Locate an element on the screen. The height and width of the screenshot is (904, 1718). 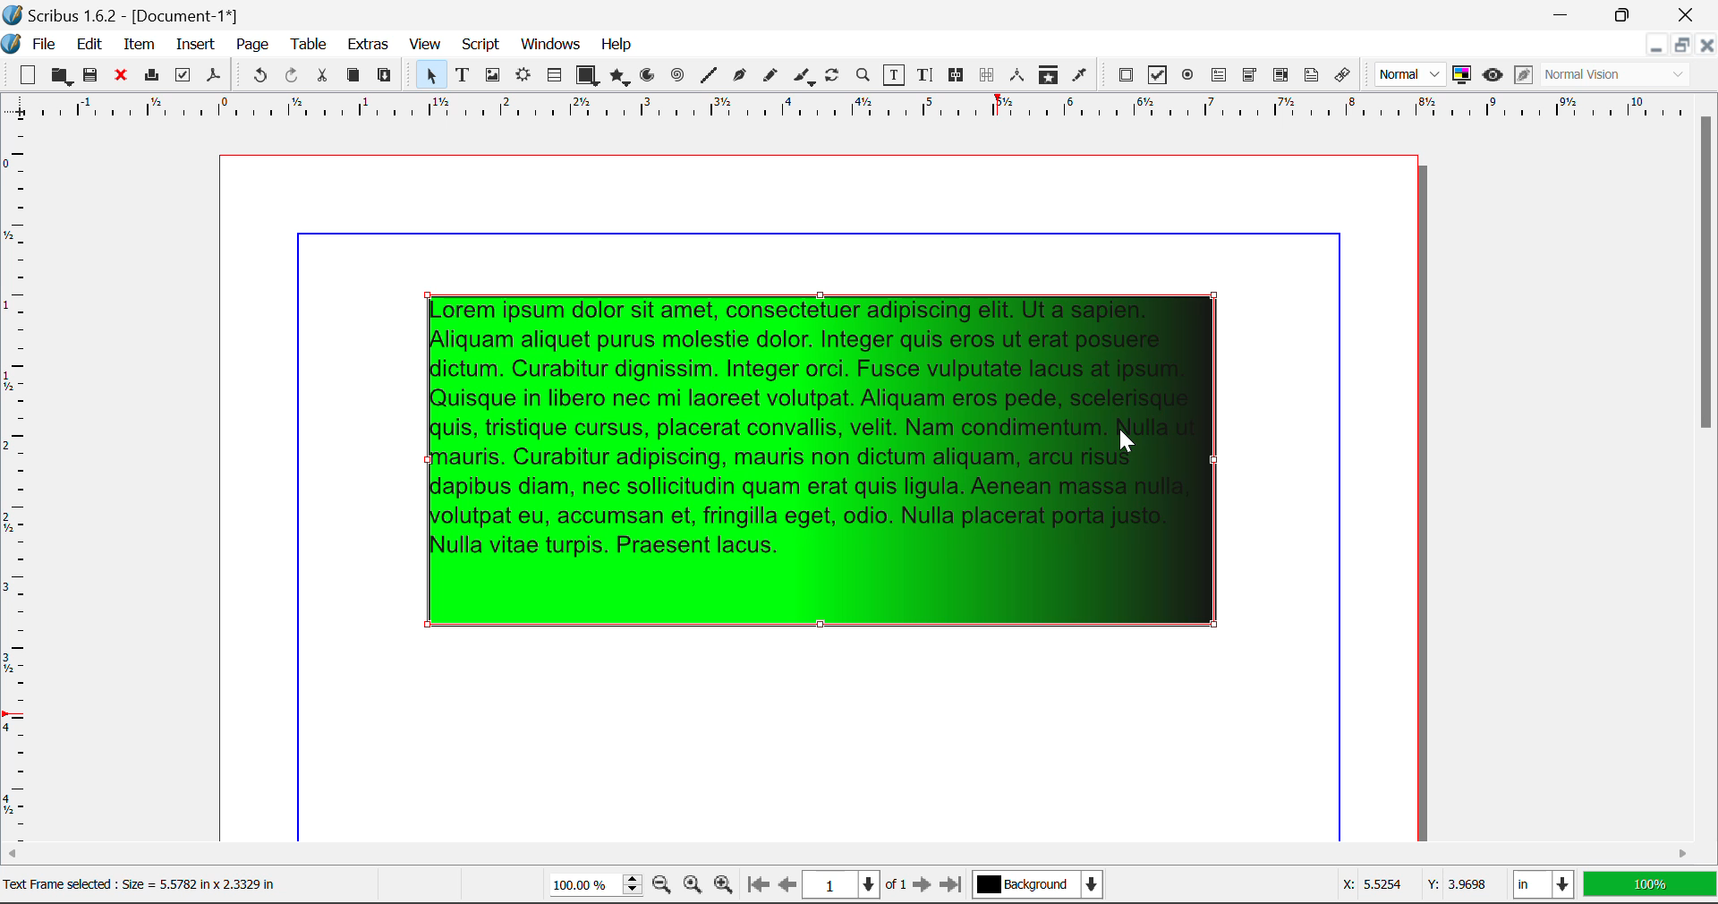
Close is located at coordinates (1705, 45).